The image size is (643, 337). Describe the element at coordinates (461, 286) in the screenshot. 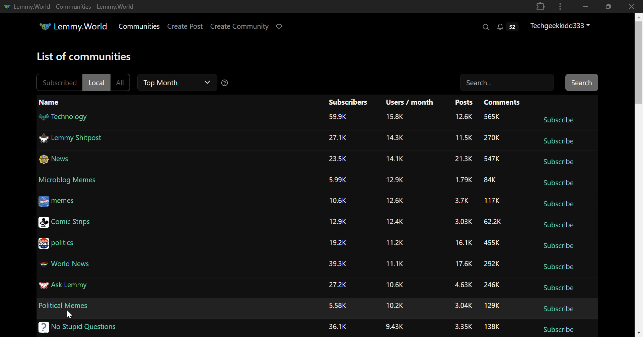

I see `Amount` at that location.